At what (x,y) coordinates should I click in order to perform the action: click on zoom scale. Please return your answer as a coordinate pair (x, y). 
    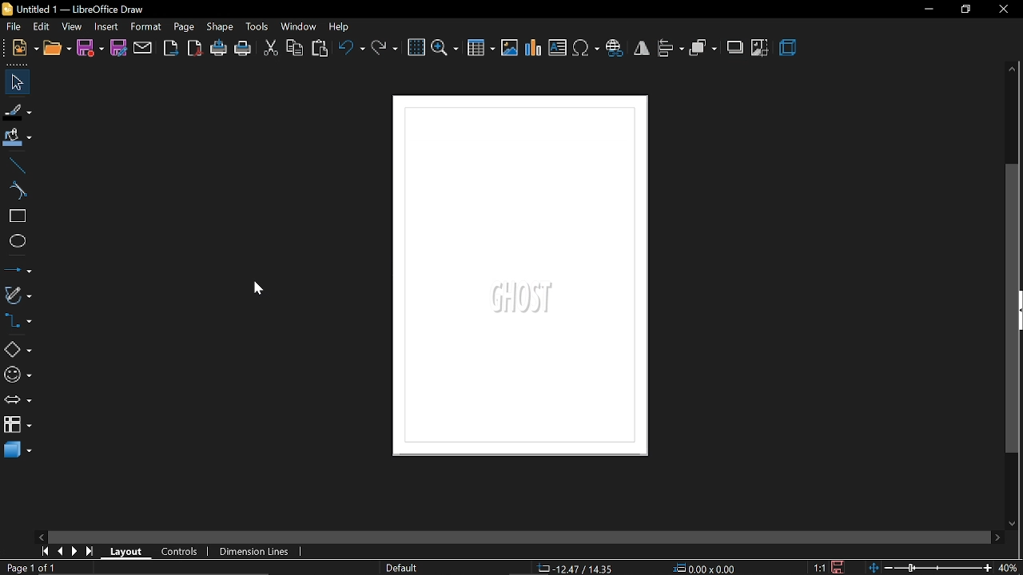
    Looking at the image, I should click on (929, 568).